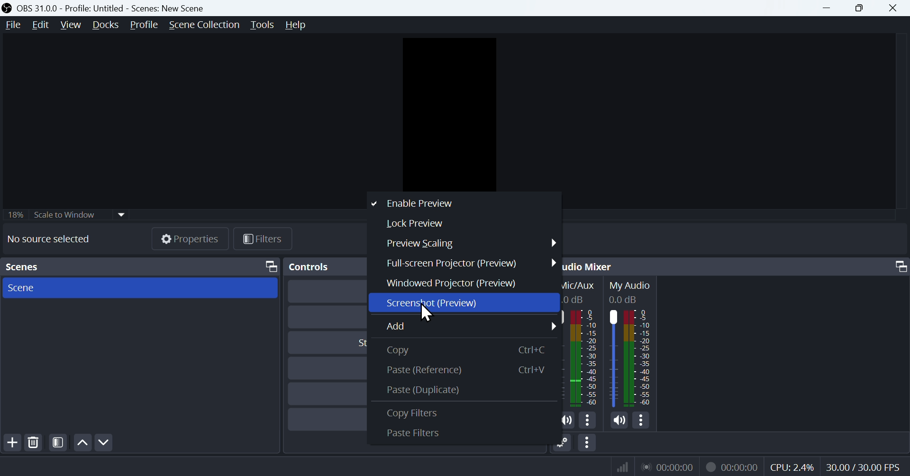  I want to click on Lock preview, so click(422, 224).